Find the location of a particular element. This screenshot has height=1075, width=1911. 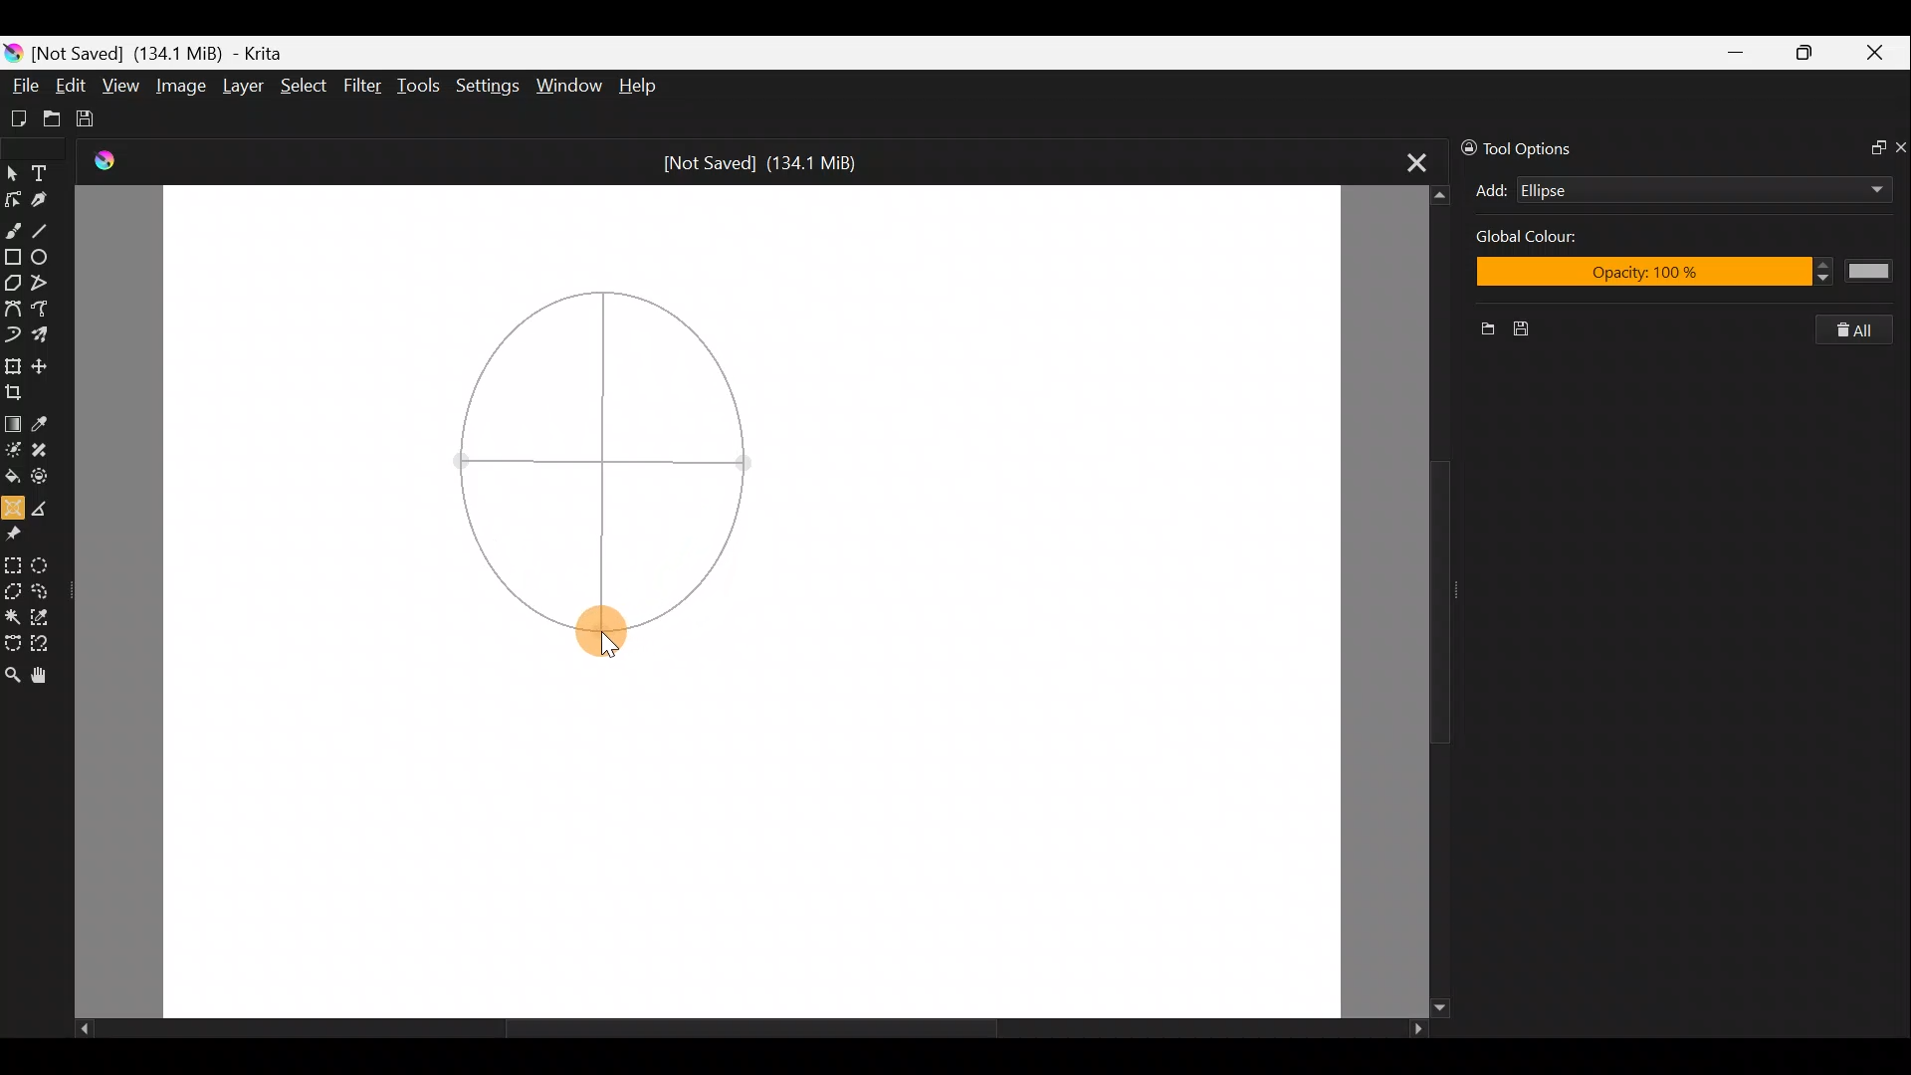

Dynamic brush tool is located at coordinates (12, 335).